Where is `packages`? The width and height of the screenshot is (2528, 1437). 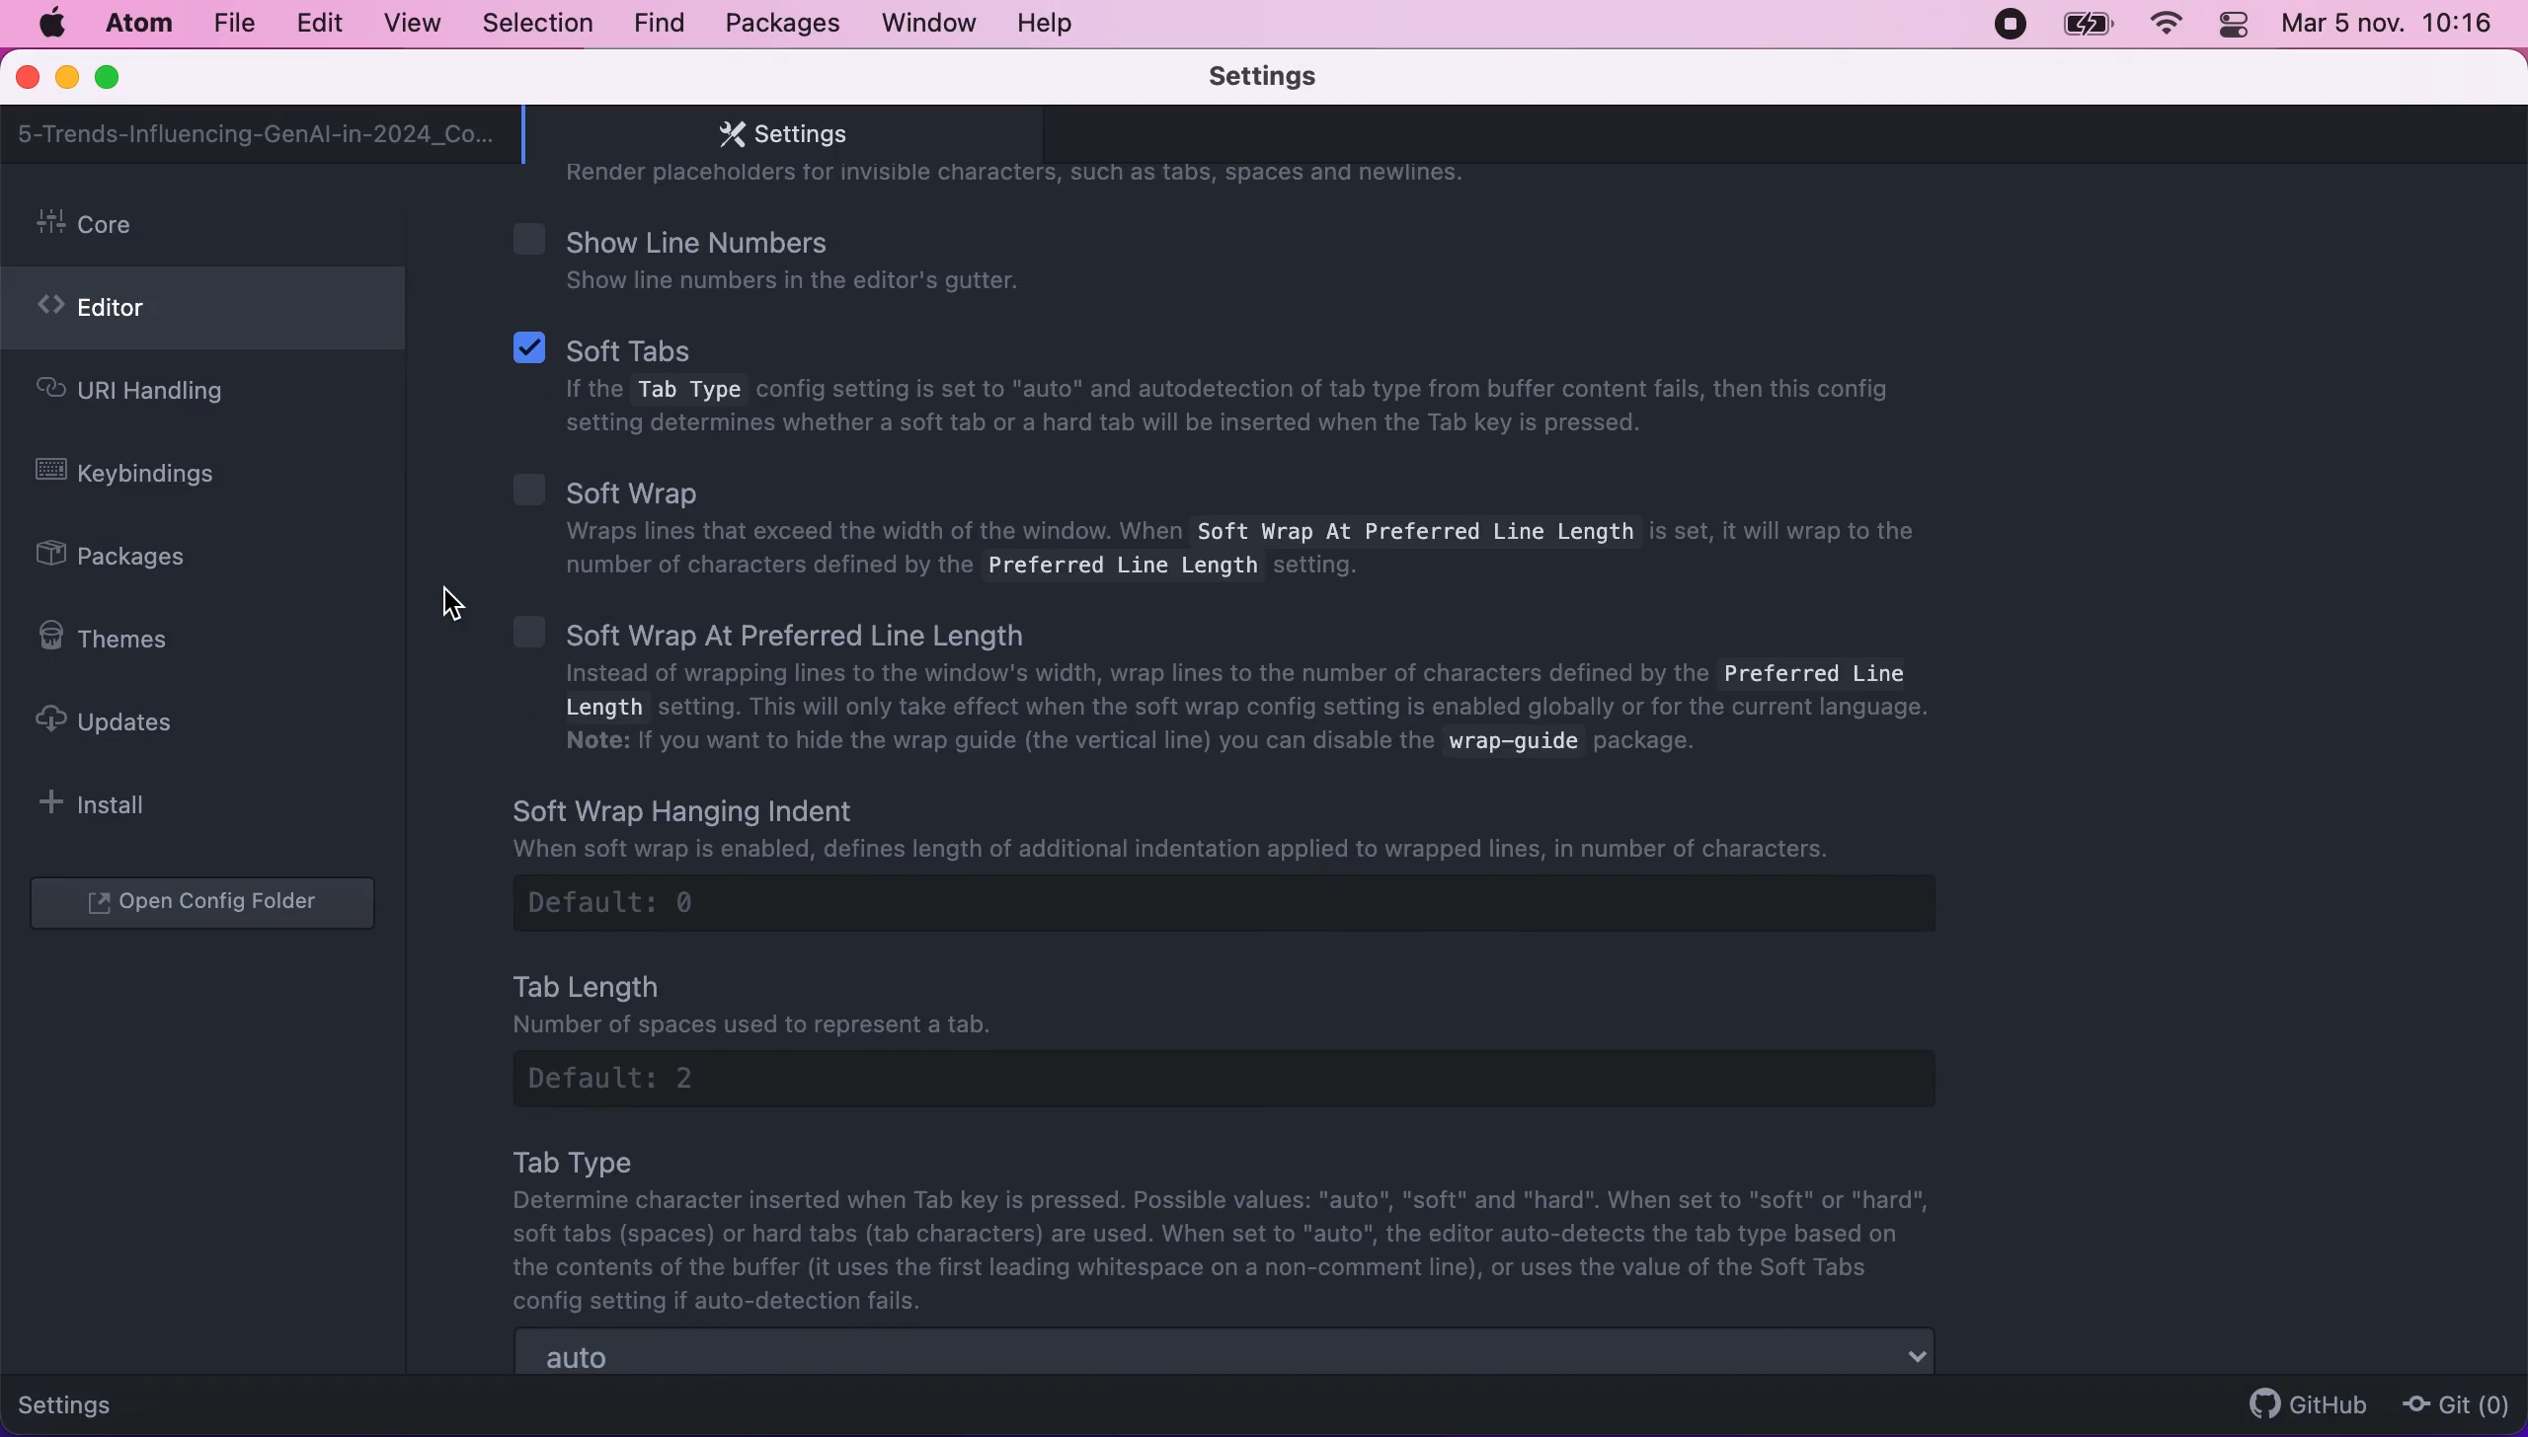 packages is located at coordinates (134, 559).